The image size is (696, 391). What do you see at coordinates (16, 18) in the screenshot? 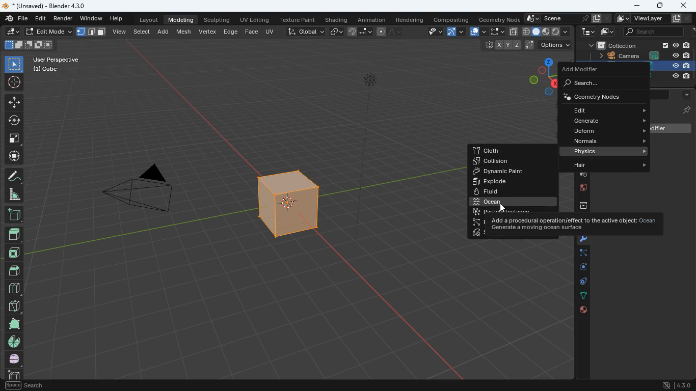
I see `file` at bounding box center [16, 18].